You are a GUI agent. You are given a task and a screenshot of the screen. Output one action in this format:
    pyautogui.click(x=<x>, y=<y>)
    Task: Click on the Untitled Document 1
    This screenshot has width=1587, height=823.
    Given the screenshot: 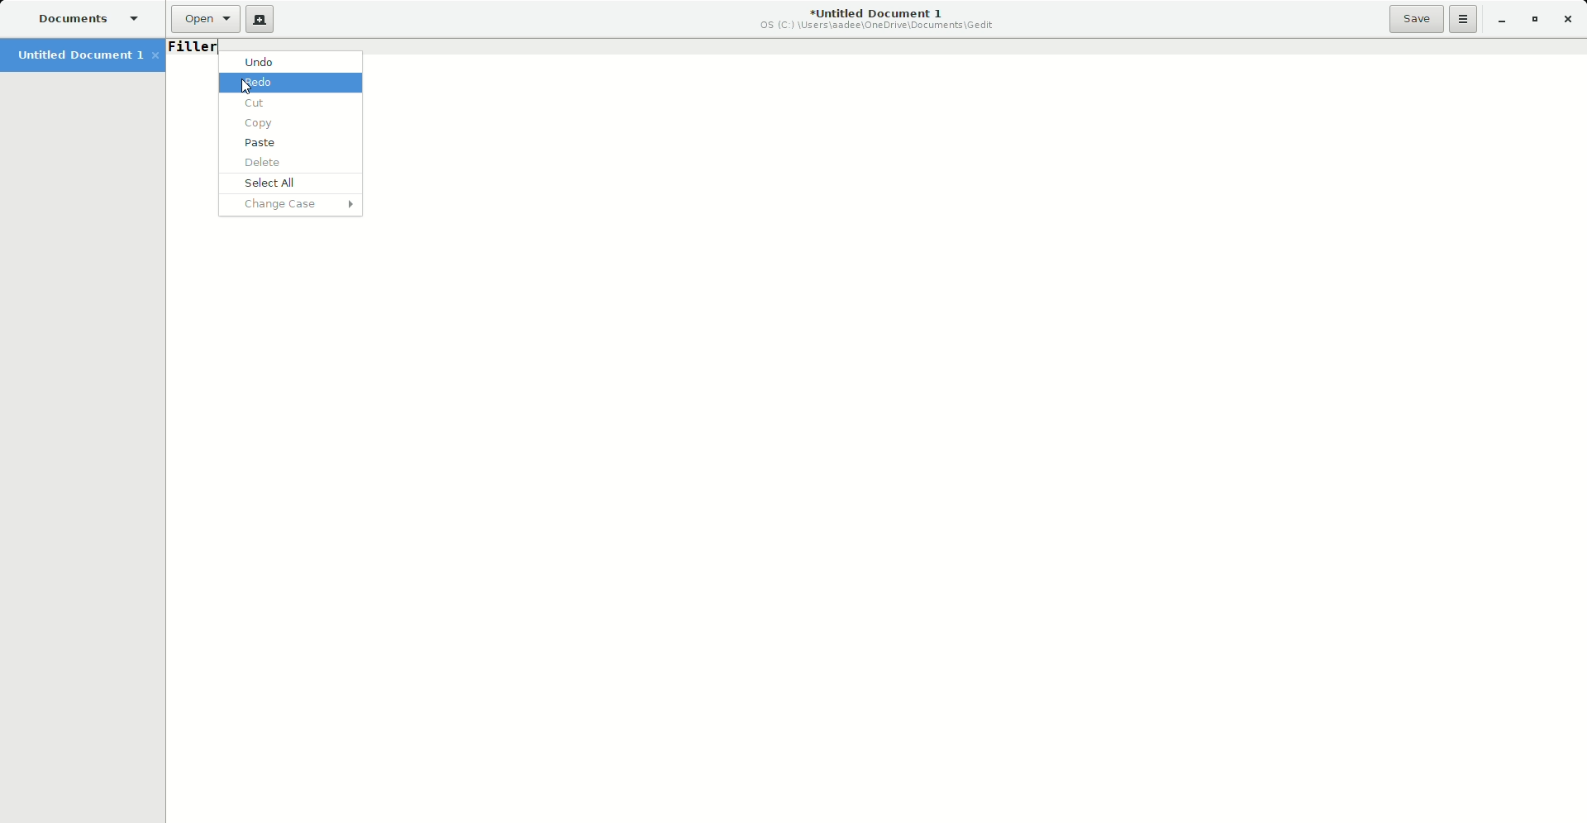 What is the action you would take?
    pyautogui.click(x=873, y=20)
    